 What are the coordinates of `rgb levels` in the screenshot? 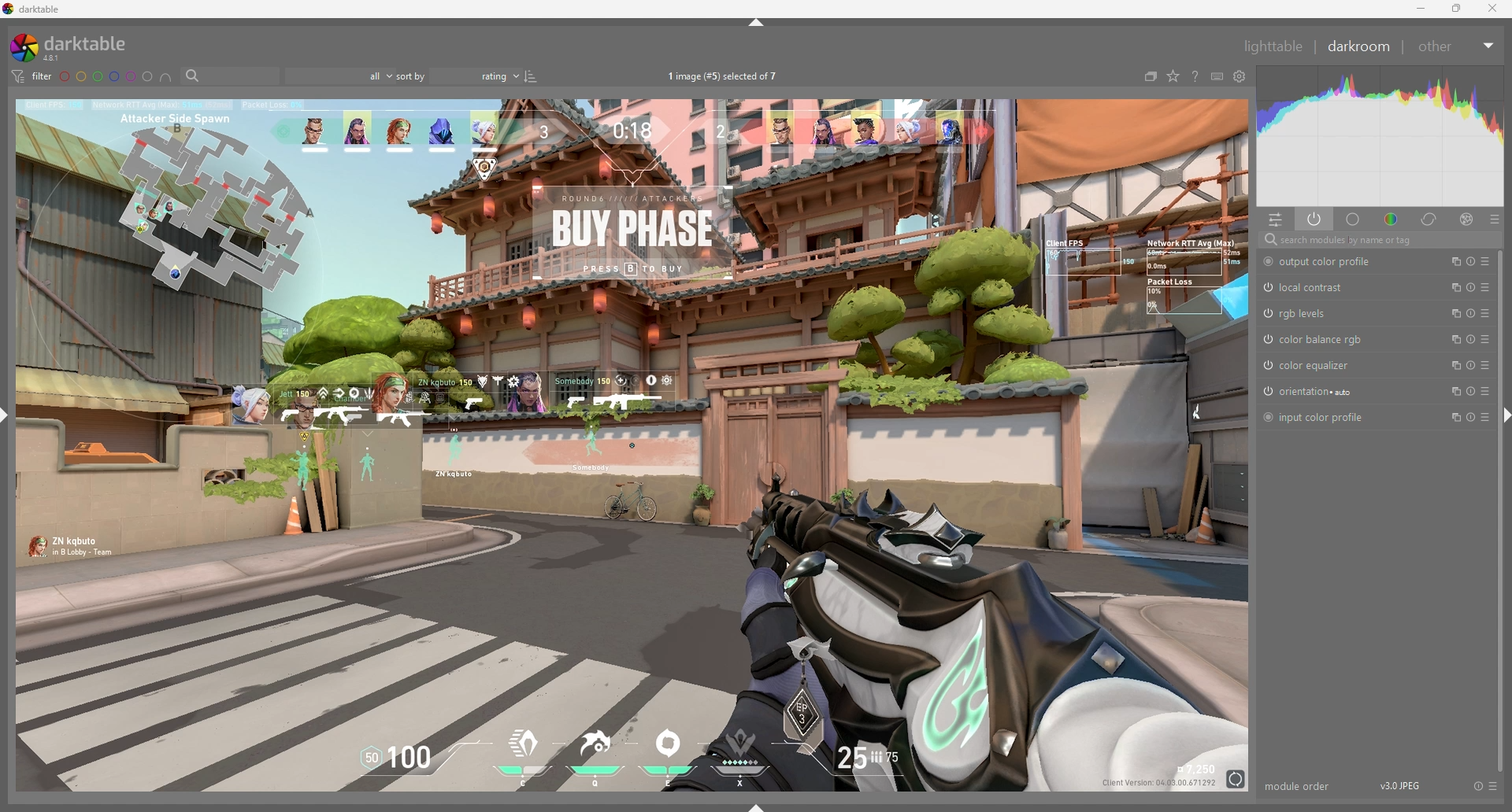 It's located at (1304, 313).